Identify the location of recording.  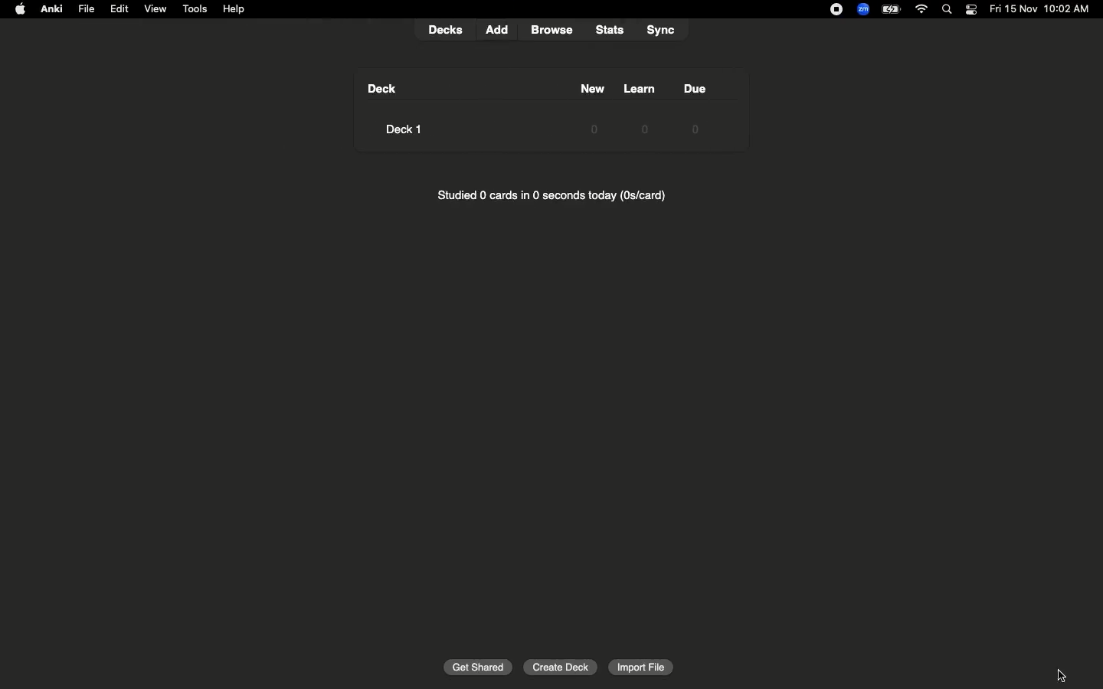
(827, 9).